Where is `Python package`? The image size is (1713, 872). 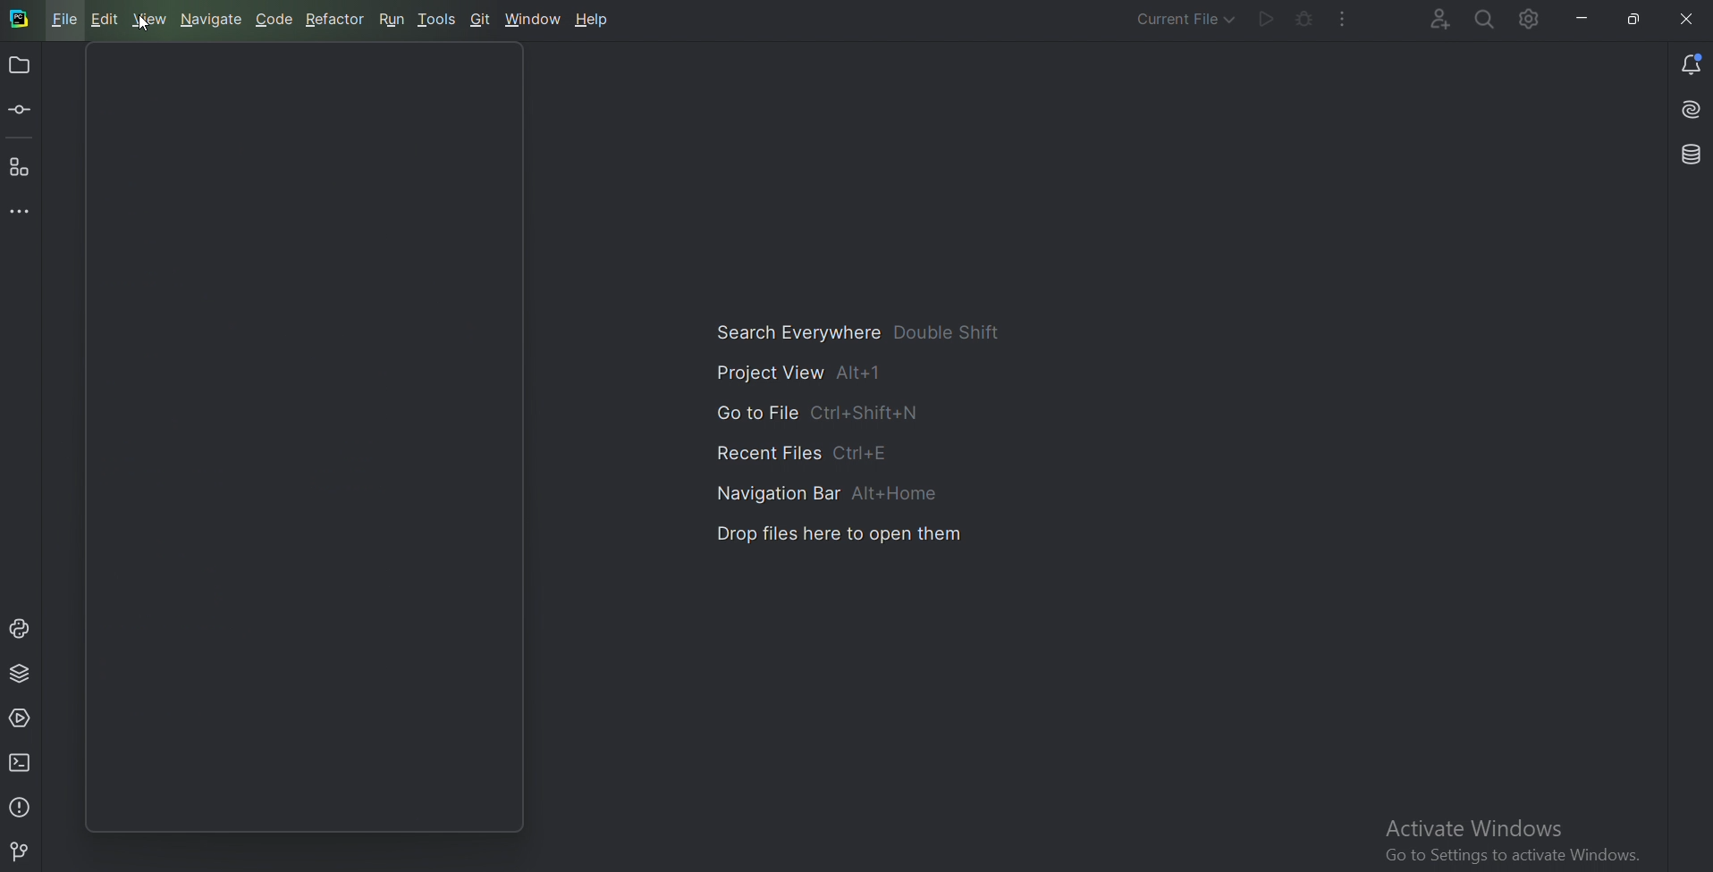 Python package is located at coordinates (20, 672).